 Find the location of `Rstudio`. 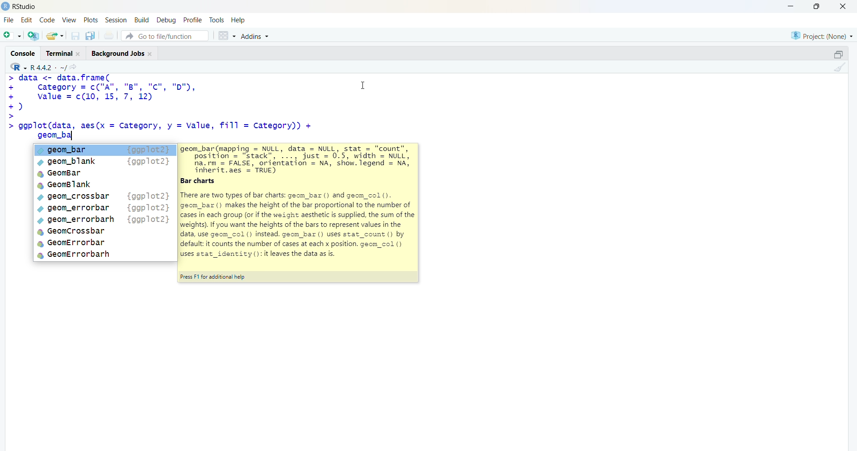

Rstudio is located at coordinates (27, 7).